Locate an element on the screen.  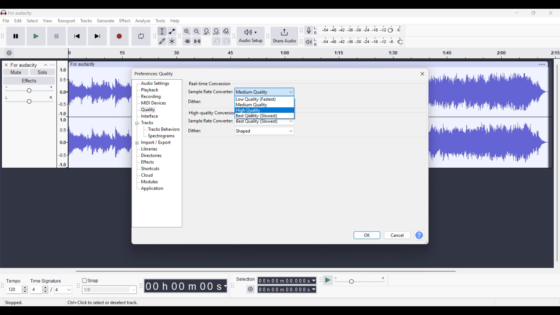
Modules is located at coordinates (150, 182).